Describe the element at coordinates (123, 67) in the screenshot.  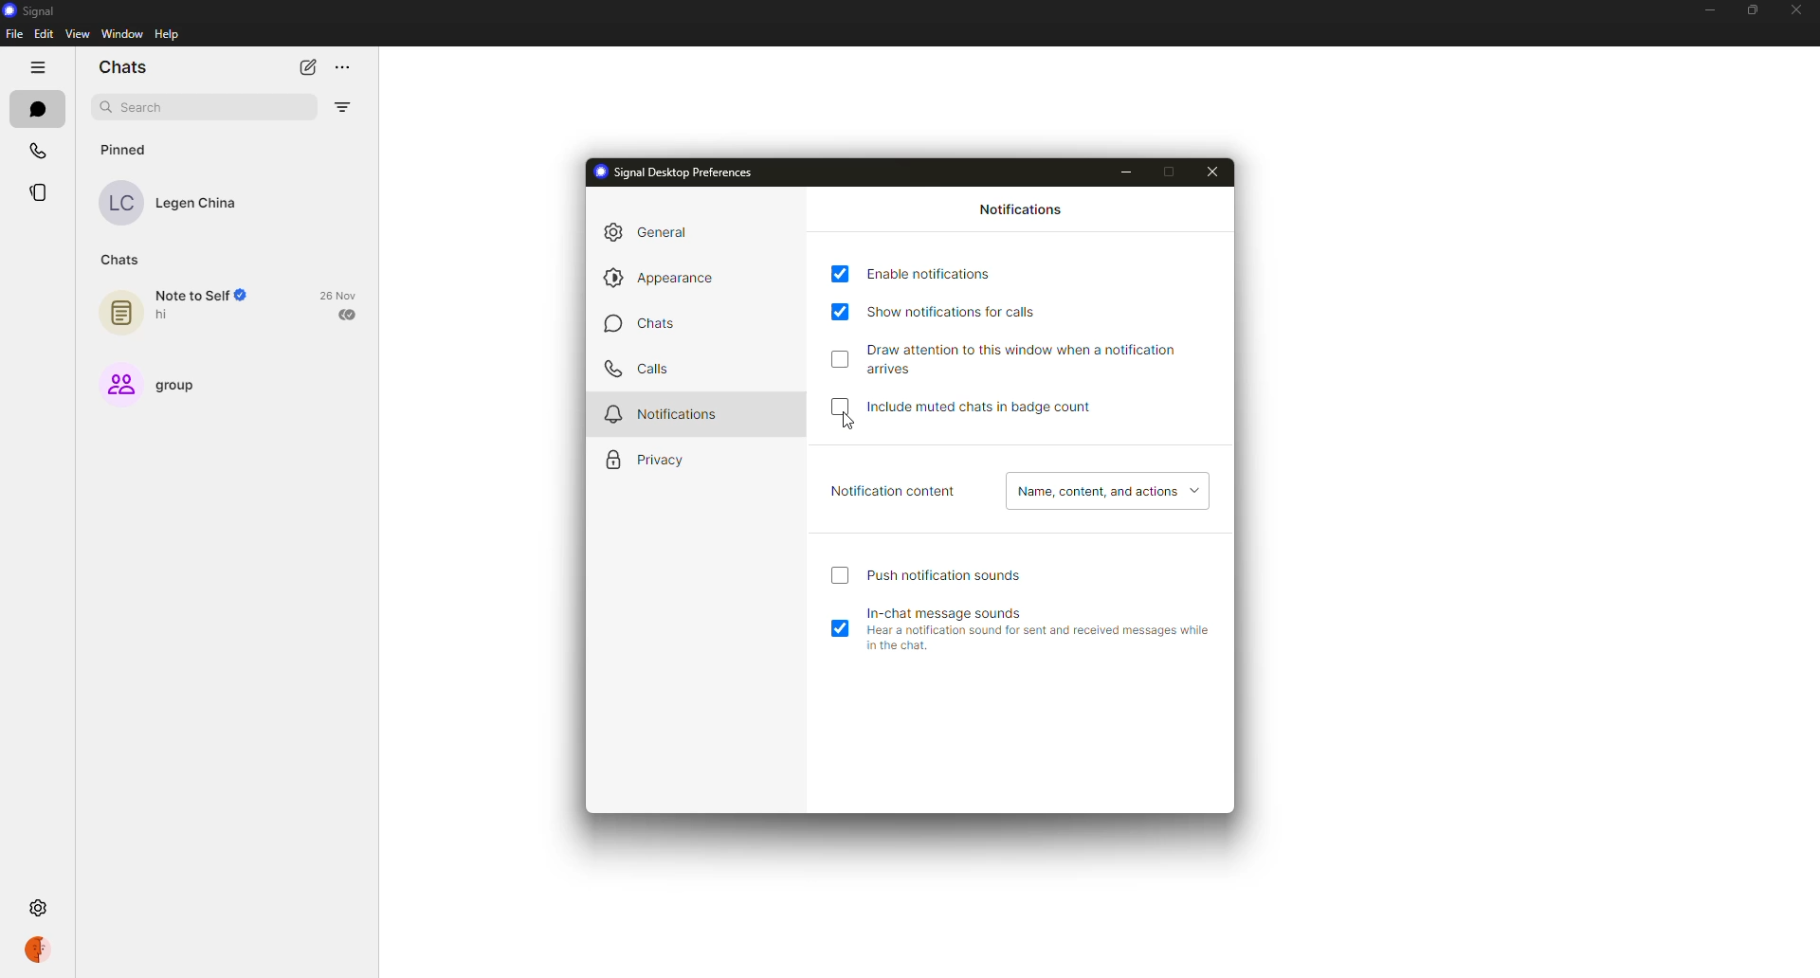
I see `chats` at that location.